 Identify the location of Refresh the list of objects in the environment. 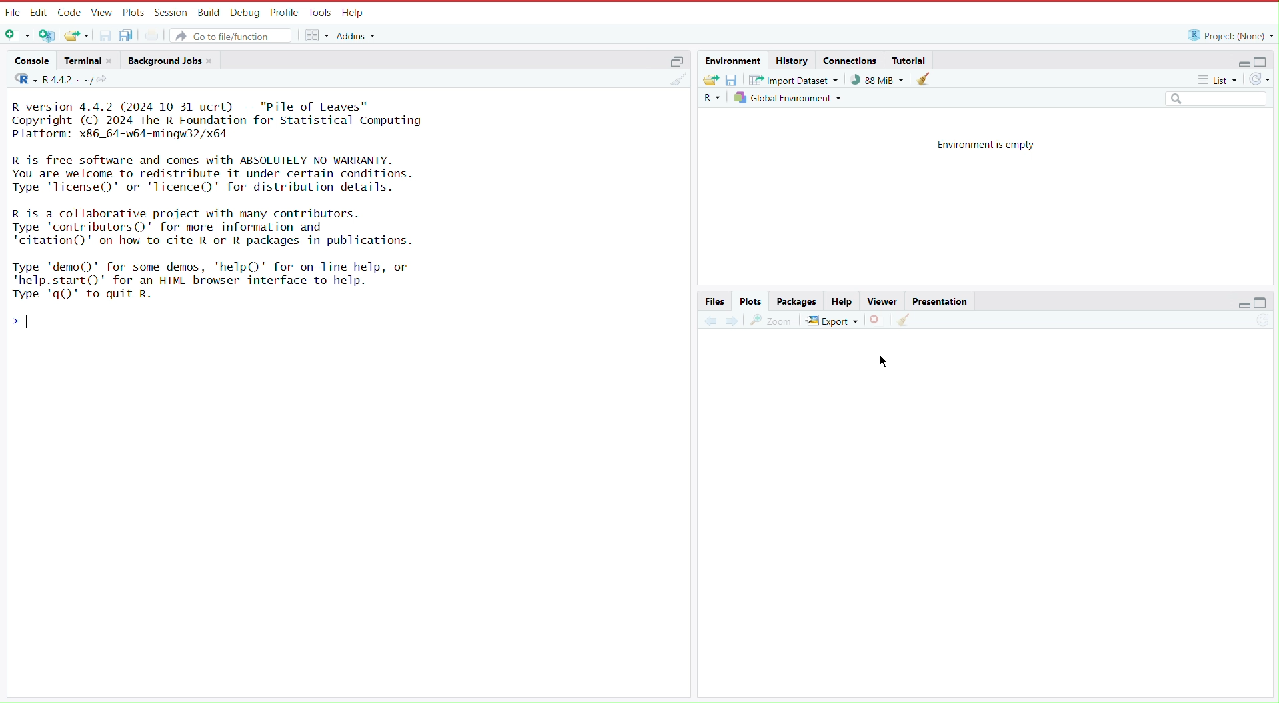
(1259, 81).